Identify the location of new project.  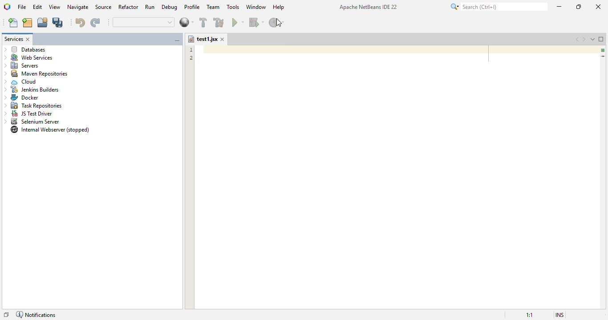
(27, 23).